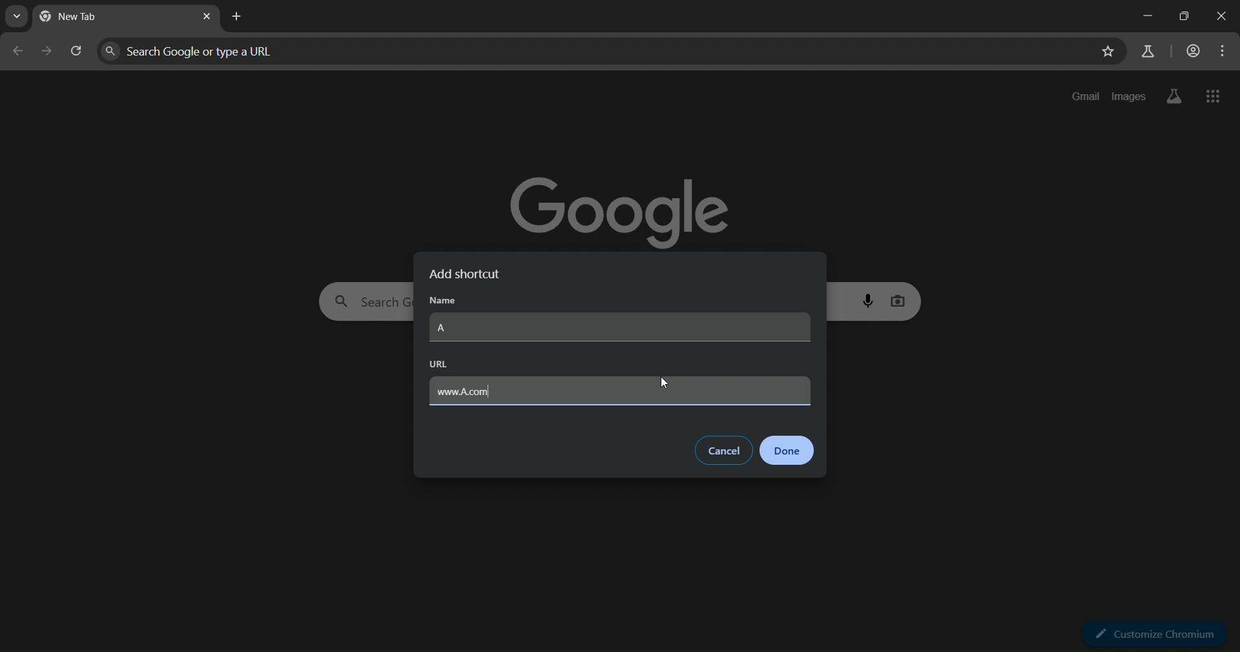 Image resolution: width=1240 pixels, height=652 pixels. I want to click on voice search, so click(870, 300).